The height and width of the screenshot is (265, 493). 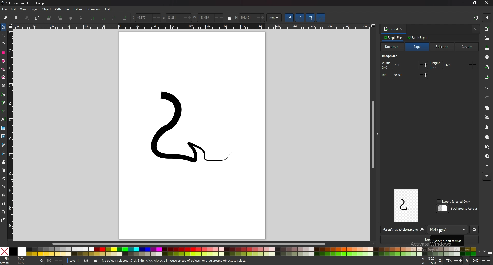 I want to click on batch export, so click(x=419, y=37).